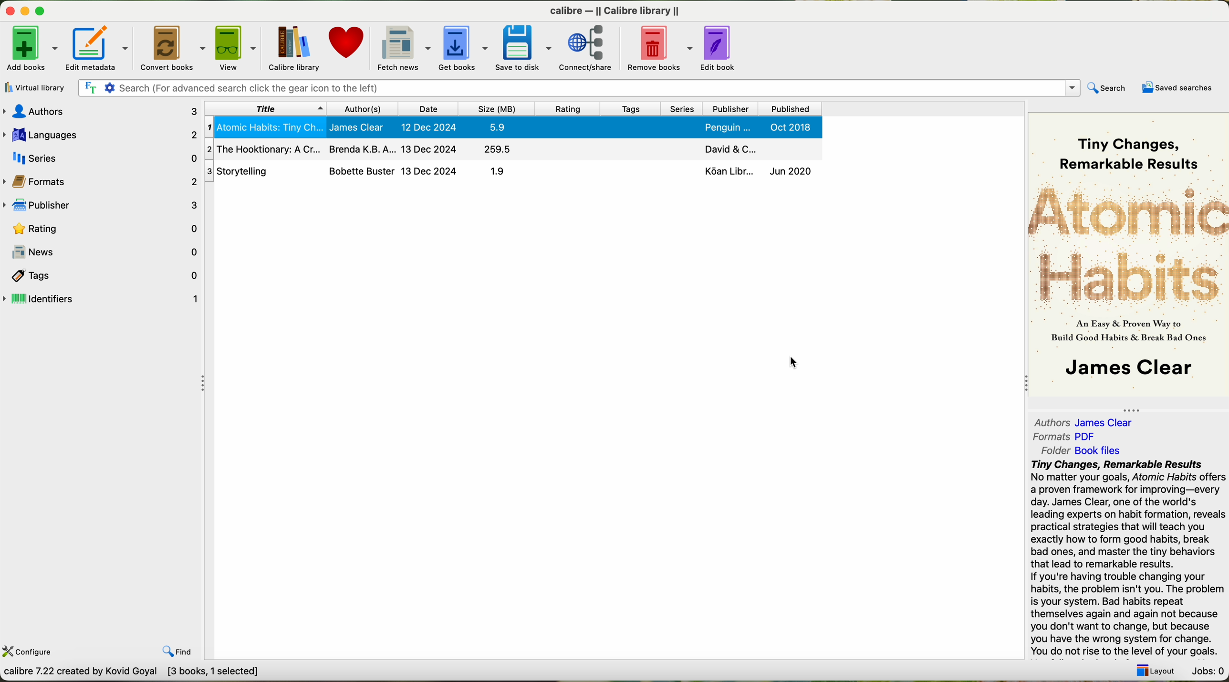  I want to click on donate, so click(348, 45).